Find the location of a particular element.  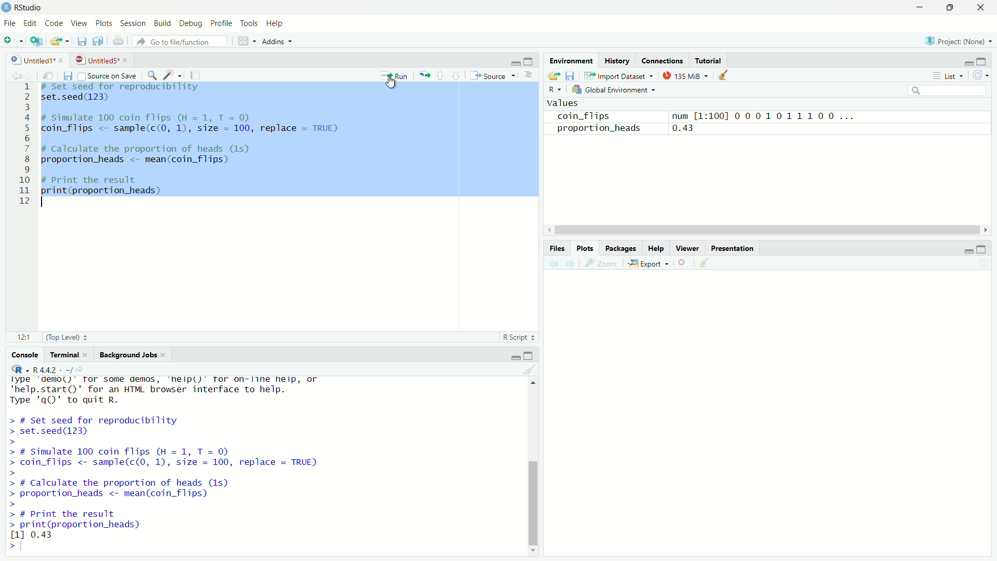

clear console is located at coordinates (531, 371).